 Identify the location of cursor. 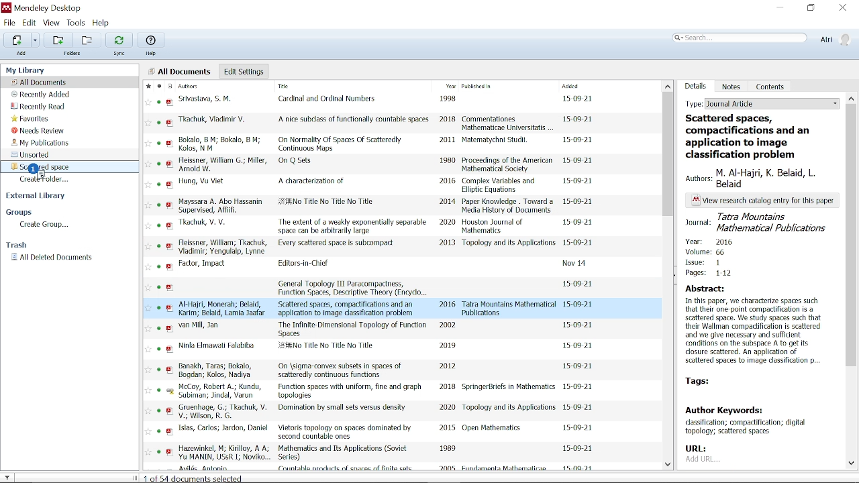
(36, 168).